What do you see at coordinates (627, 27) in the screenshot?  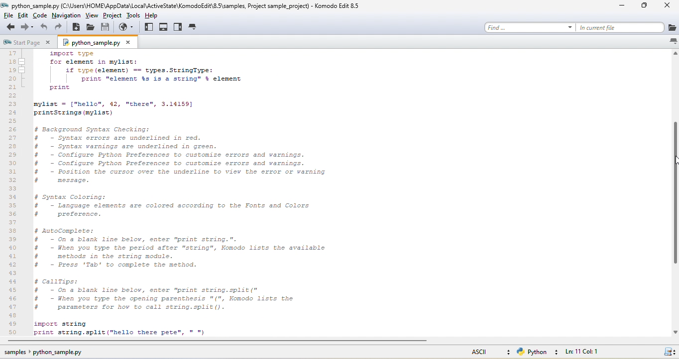 I see `in current file` at bounding box center [627, 27].